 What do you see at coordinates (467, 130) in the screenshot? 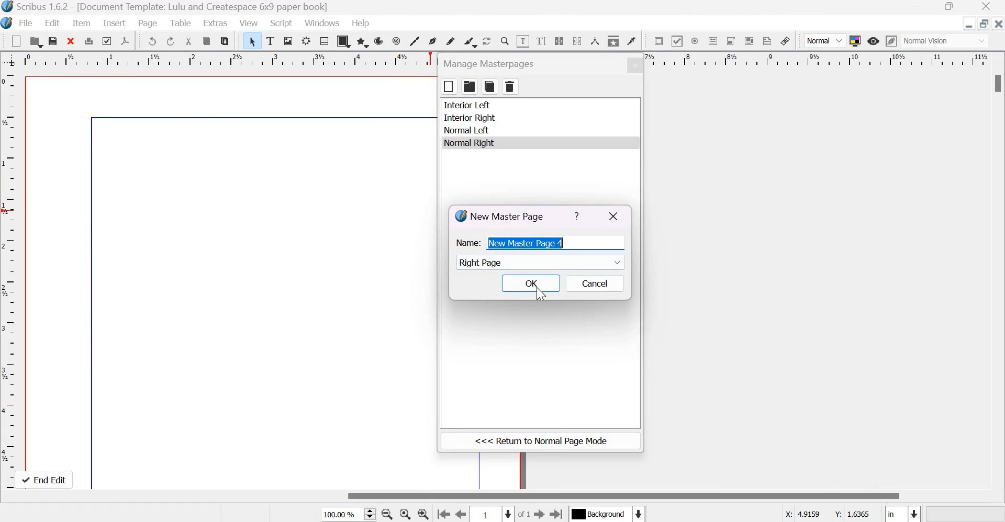
I see `normal left` at bounding box center [467, 130].